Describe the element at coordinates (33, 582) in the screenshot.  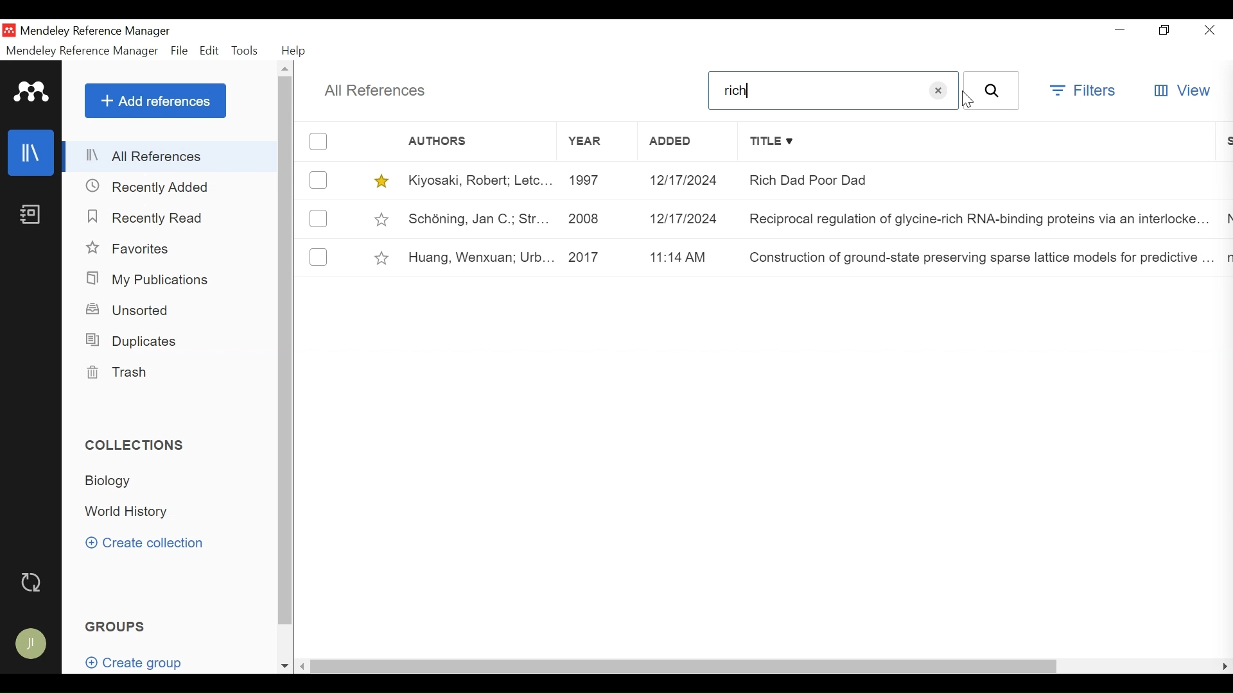
I see `Sync` at that location.